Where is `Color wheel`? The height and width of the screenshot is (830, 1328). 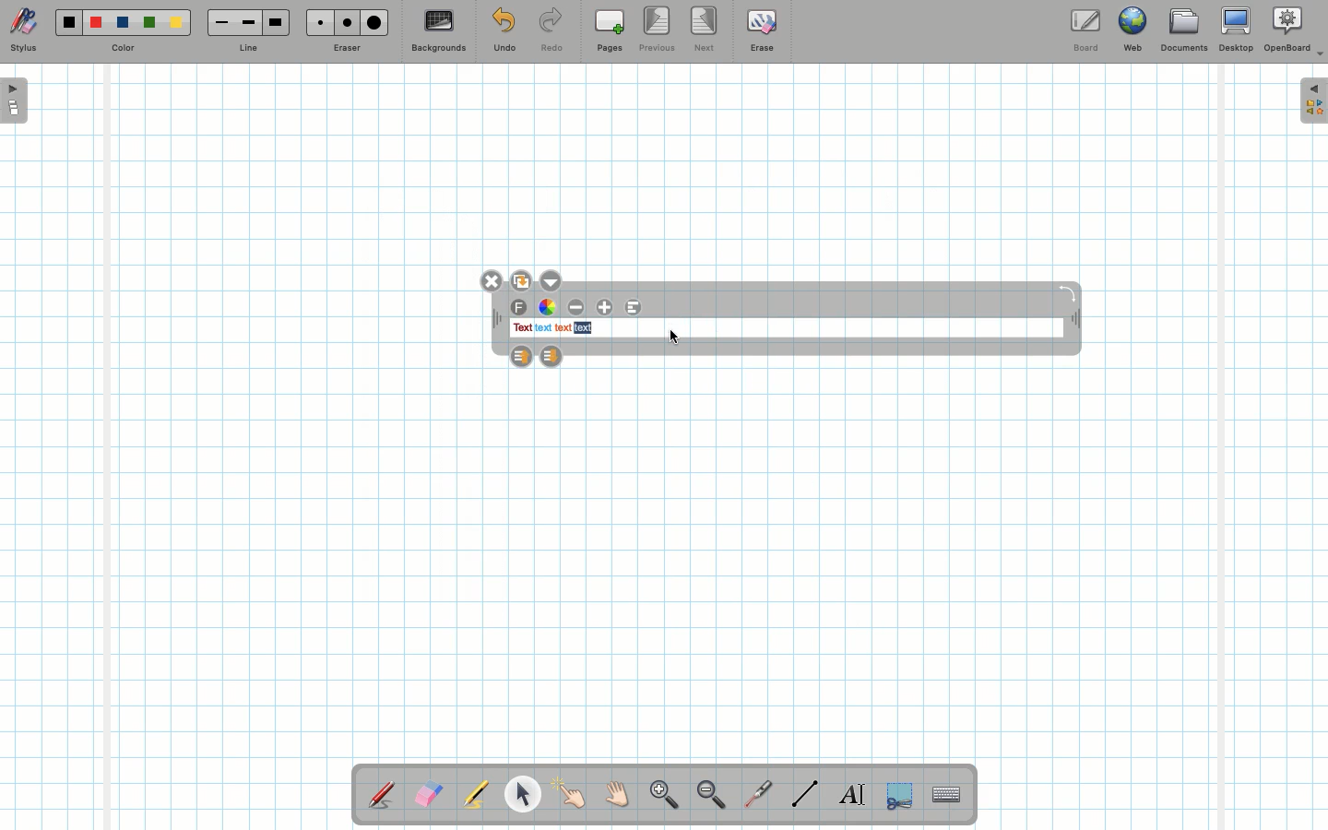 Color wheel is located at coordinates (547, 307).